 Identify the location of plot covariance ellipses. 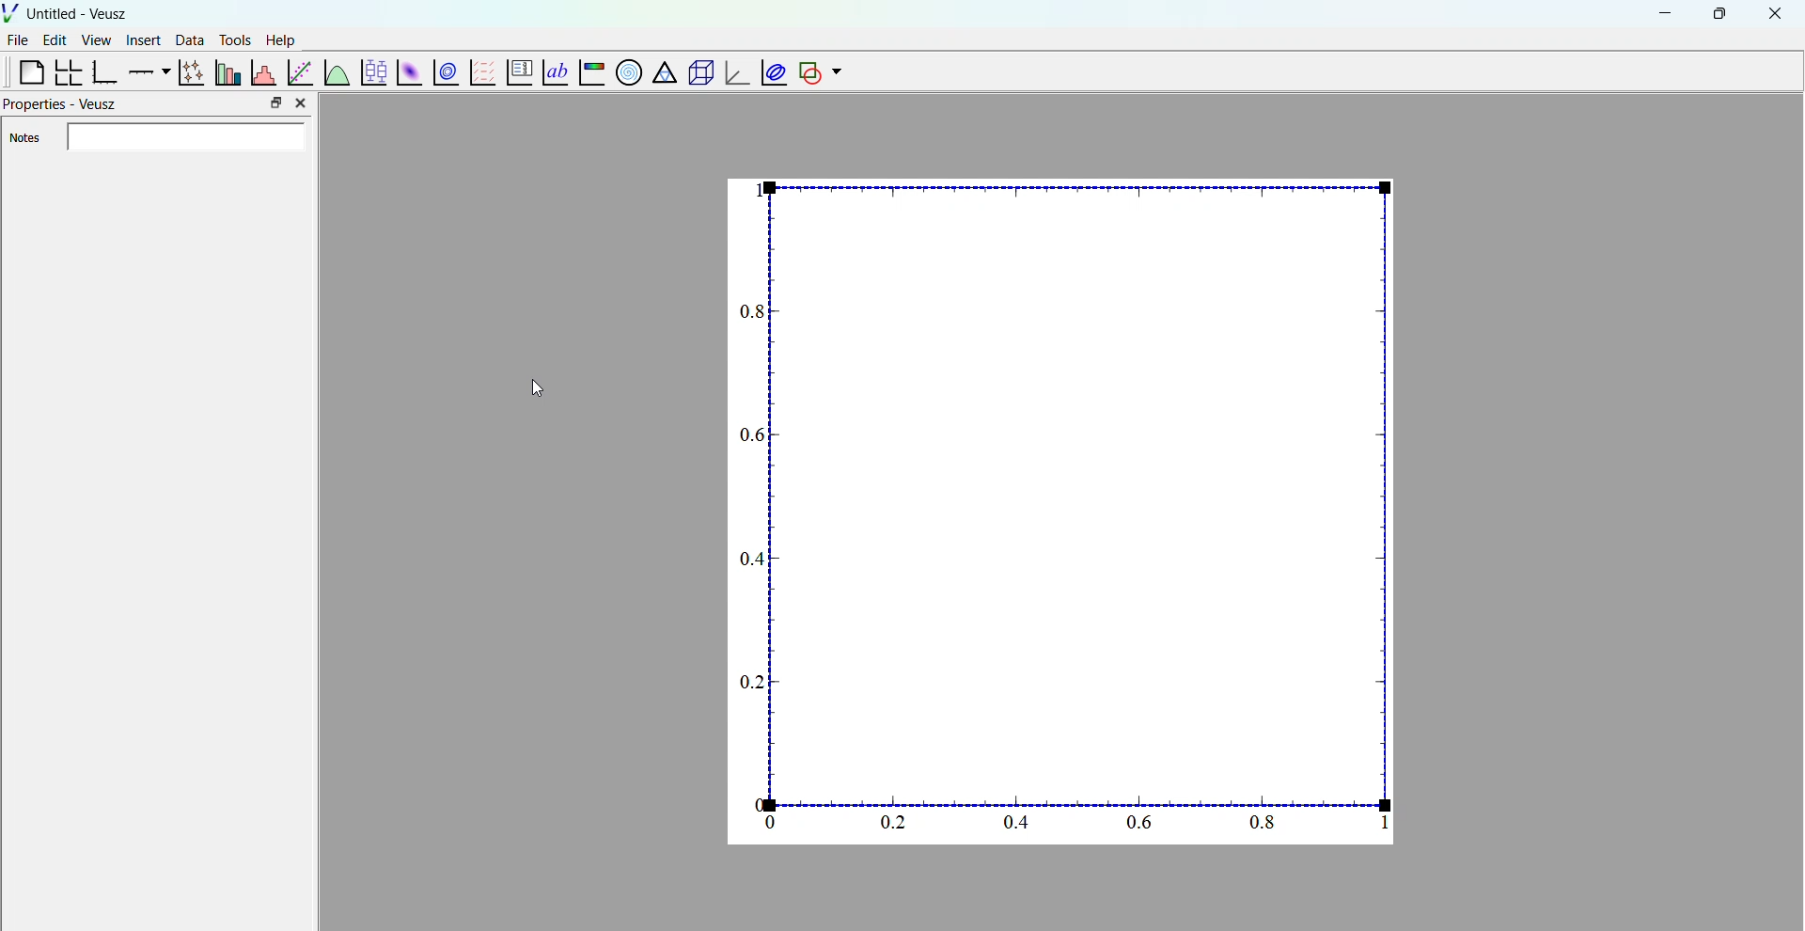
(771, 71).